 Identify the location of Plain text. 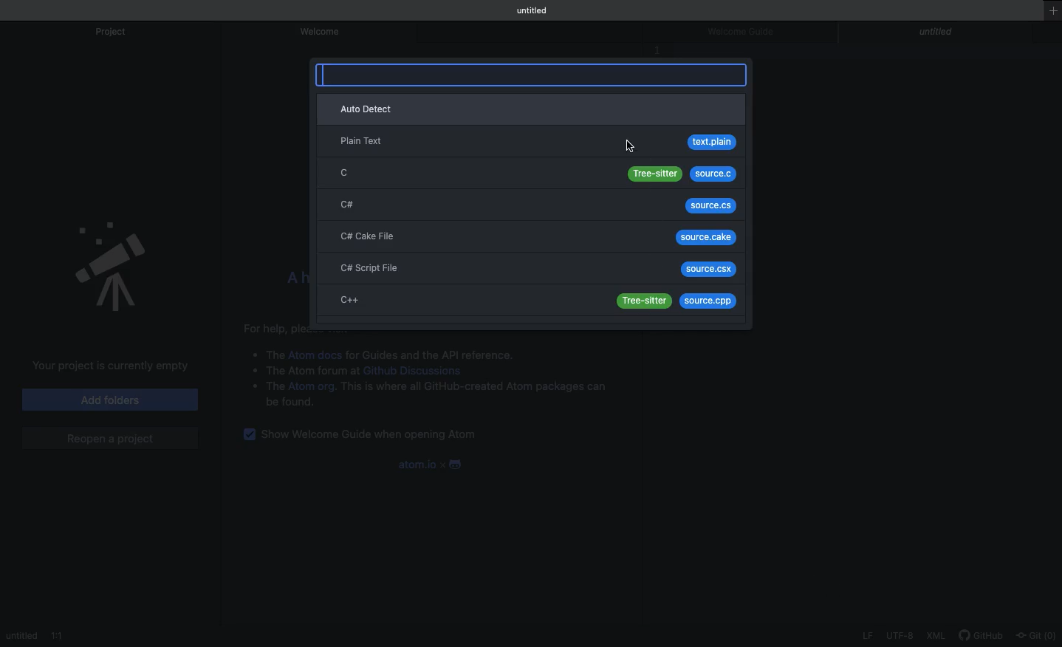
(532, 143).